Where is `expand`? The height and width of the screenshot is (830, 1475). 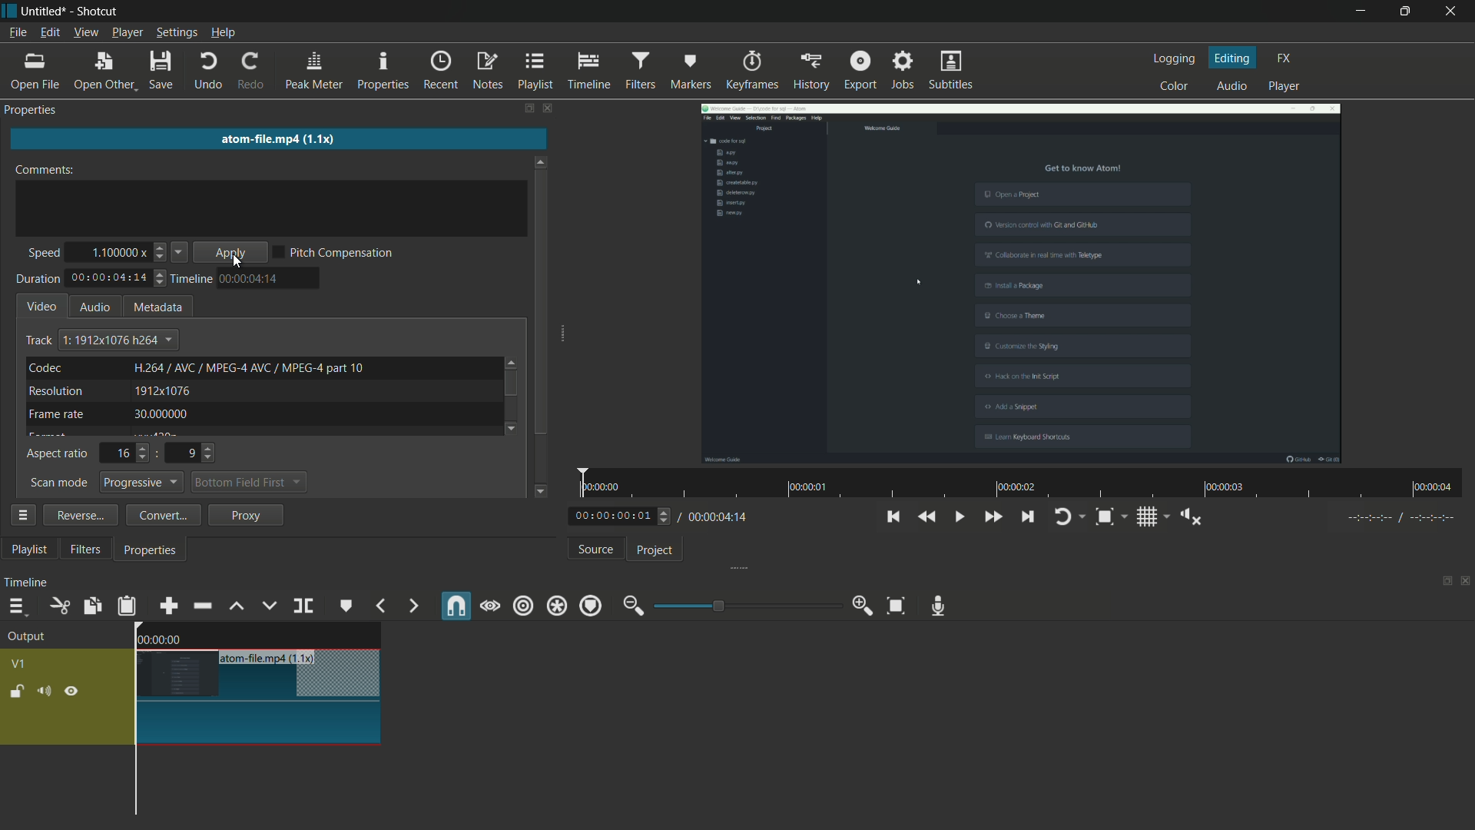
expand is located at coordinates (734, 569).